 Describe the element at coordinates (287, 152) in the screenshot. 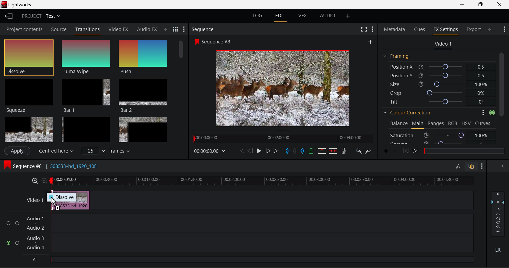

I see `Mark In` at that location.